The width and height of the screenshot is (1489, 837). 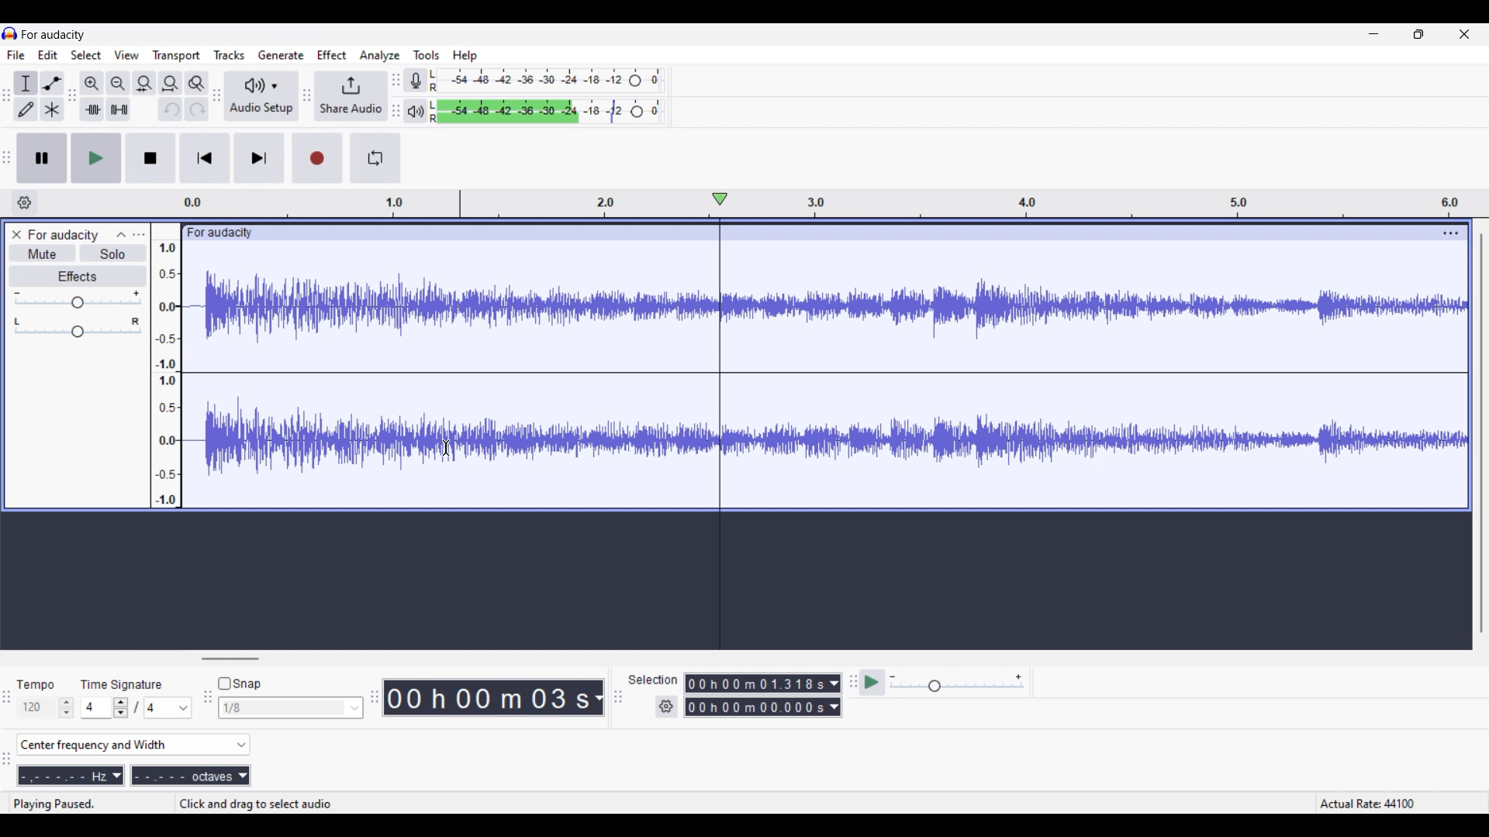 I want to click on Zoom in, so click(x=92, y=84).